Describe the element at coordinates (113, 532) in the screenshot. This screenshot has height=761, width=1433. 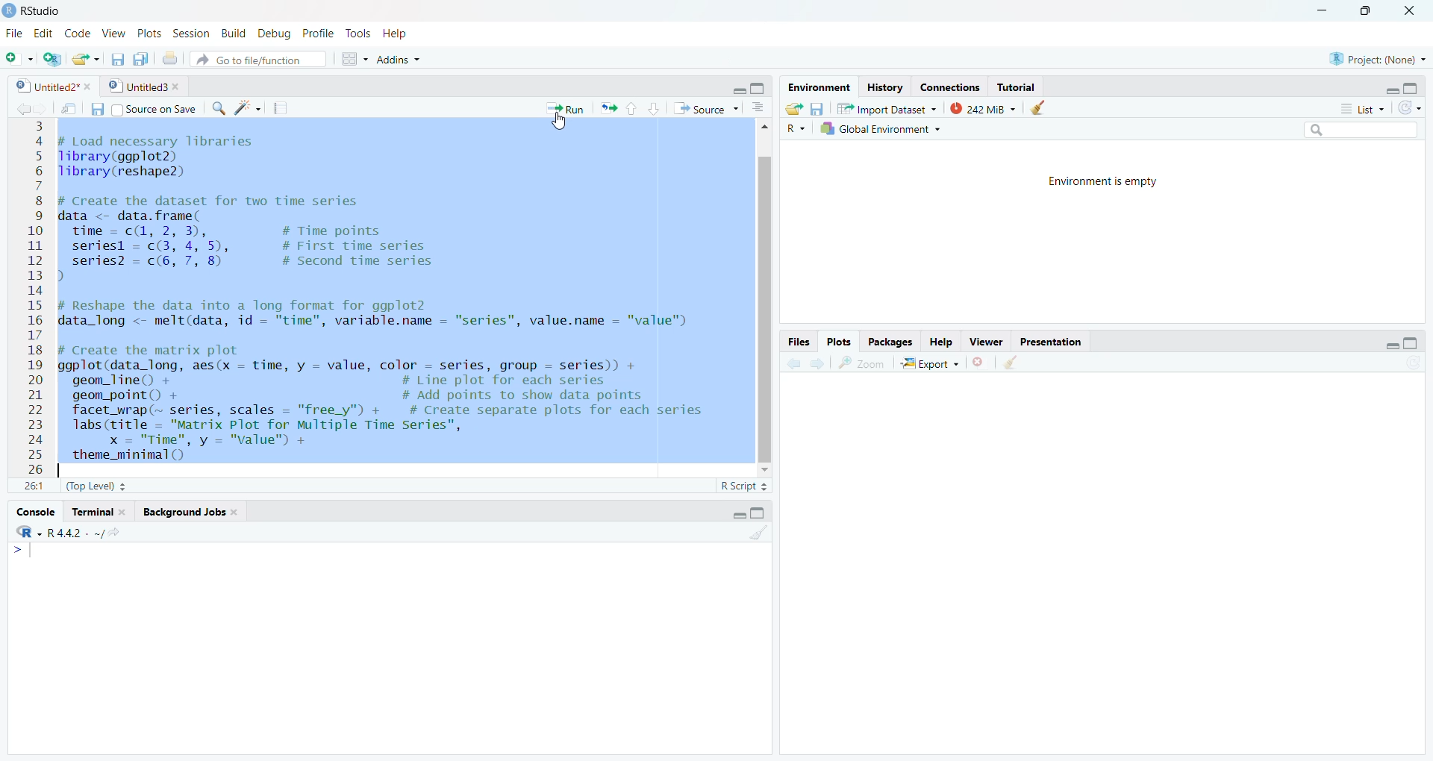
I see `view current working directory` at that location.